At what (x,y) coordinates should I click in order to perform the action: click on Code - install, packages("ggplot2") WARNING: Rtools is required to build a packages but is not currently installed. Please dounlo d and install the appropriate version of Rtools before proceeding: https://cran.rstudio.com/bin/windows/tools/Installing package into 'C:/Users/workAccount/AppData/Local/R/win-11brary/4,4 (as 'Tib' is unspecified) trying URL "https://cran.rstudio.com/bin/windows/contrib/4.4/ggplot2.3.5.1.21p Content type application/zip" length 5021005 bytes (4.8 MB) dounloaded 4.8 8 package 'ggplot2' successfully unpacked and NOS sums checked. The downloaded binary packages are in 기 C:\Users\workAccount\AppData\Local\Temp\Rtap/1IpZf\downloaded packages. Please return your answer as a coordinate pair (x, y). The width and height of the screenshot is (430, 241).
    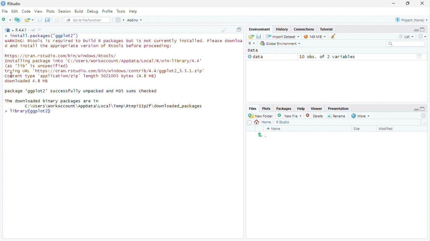
    Looking at the image, I should click on (123, 75).